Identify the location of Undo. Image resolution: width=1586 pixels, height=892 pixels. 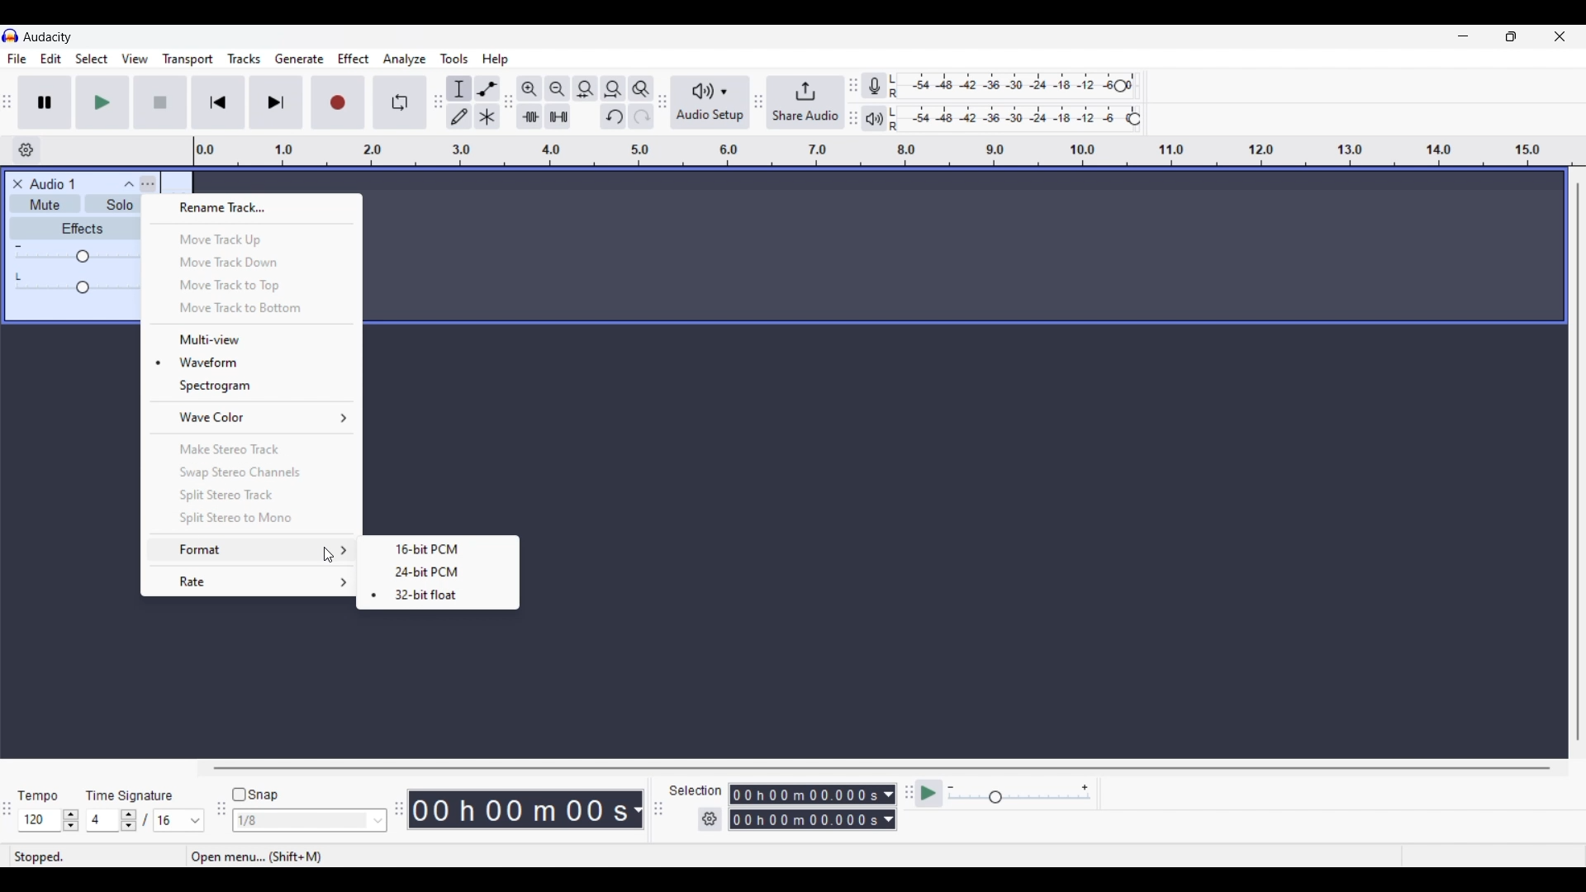
(613, 116).